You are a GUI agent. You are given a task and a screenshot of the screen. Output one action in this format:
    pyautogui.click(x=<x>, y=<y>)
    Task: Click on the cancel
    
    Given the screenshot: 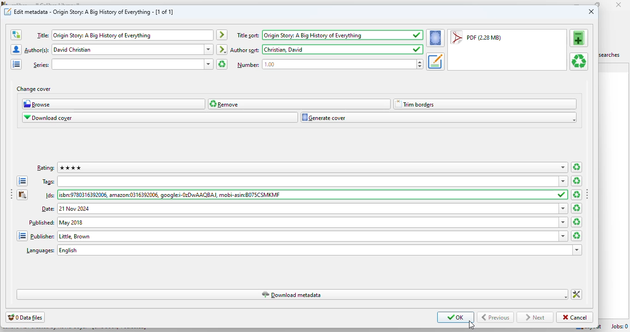 What is the action you would take?
    pyautogui.click(x=575, y=317)
    